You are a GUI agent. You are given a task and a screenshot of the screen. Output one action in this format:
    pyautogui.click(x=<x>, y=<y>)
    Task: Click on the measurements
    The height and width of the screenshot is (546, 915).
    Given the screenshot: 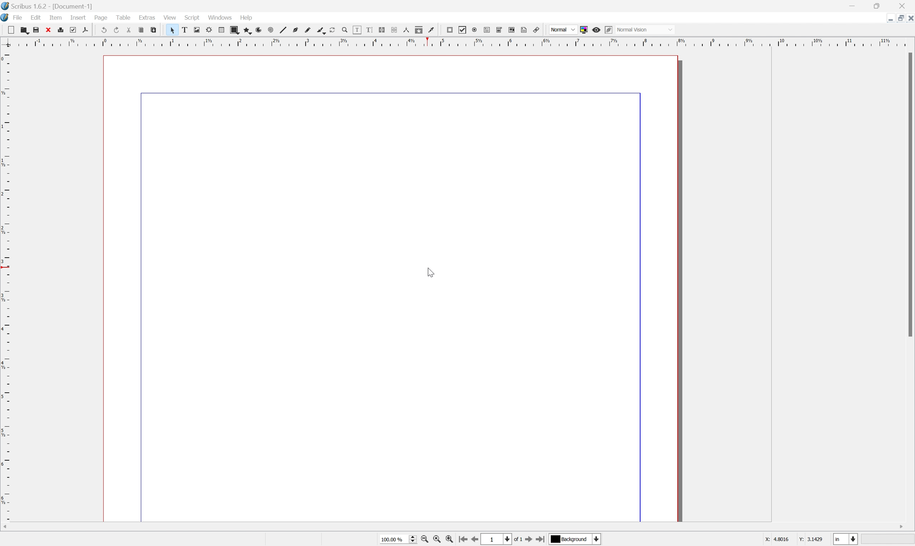 What is the action you would take?
    pyautogui.click(x=405, y=30)
    